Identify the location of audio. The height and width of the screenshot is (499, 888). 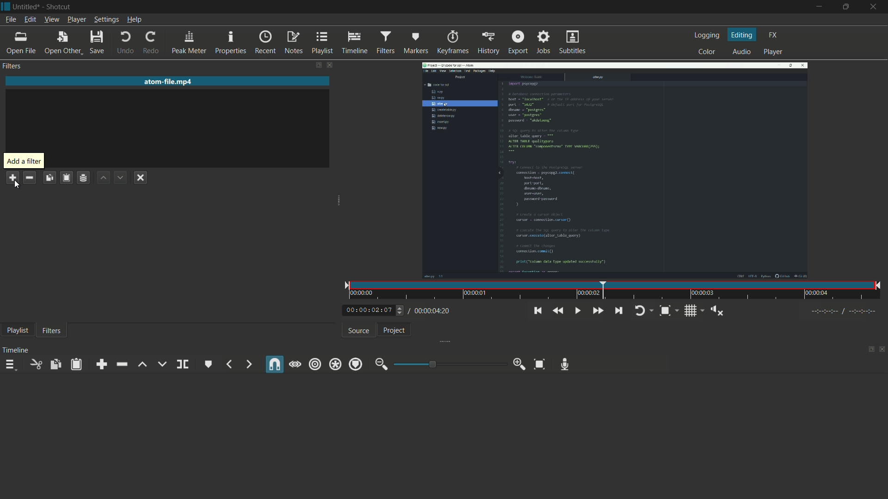
(744, 52).